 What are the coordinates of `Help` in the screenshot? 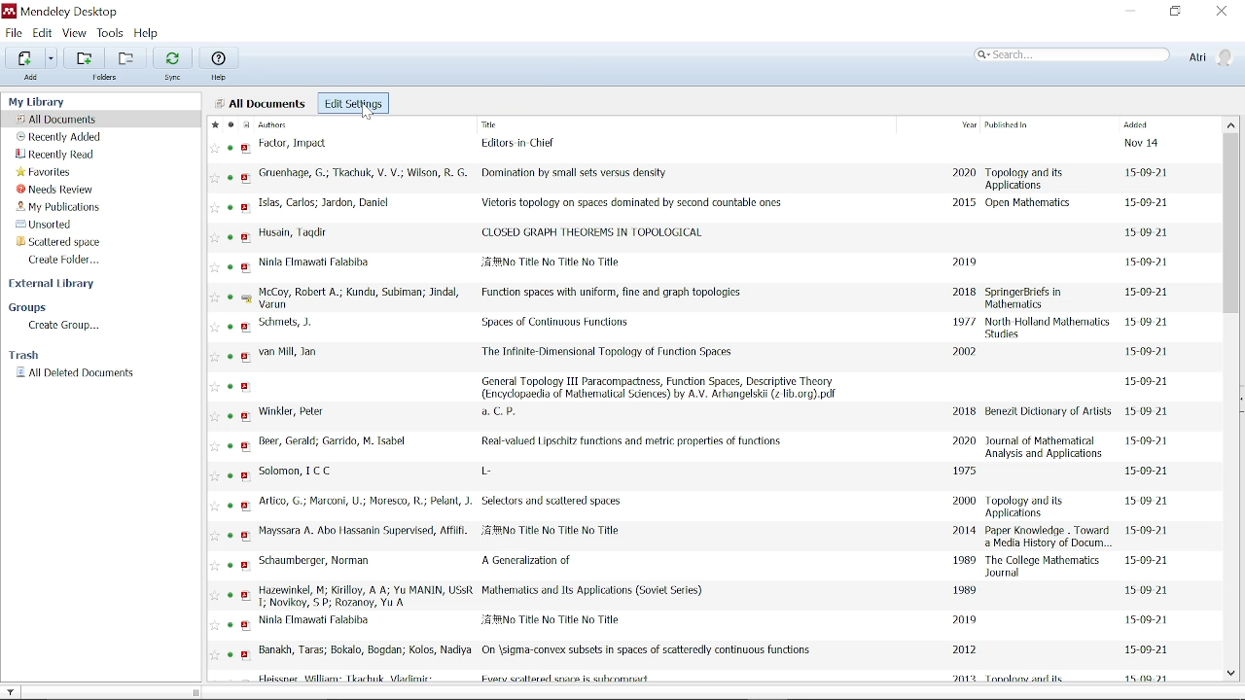 It's located at (154, 34).